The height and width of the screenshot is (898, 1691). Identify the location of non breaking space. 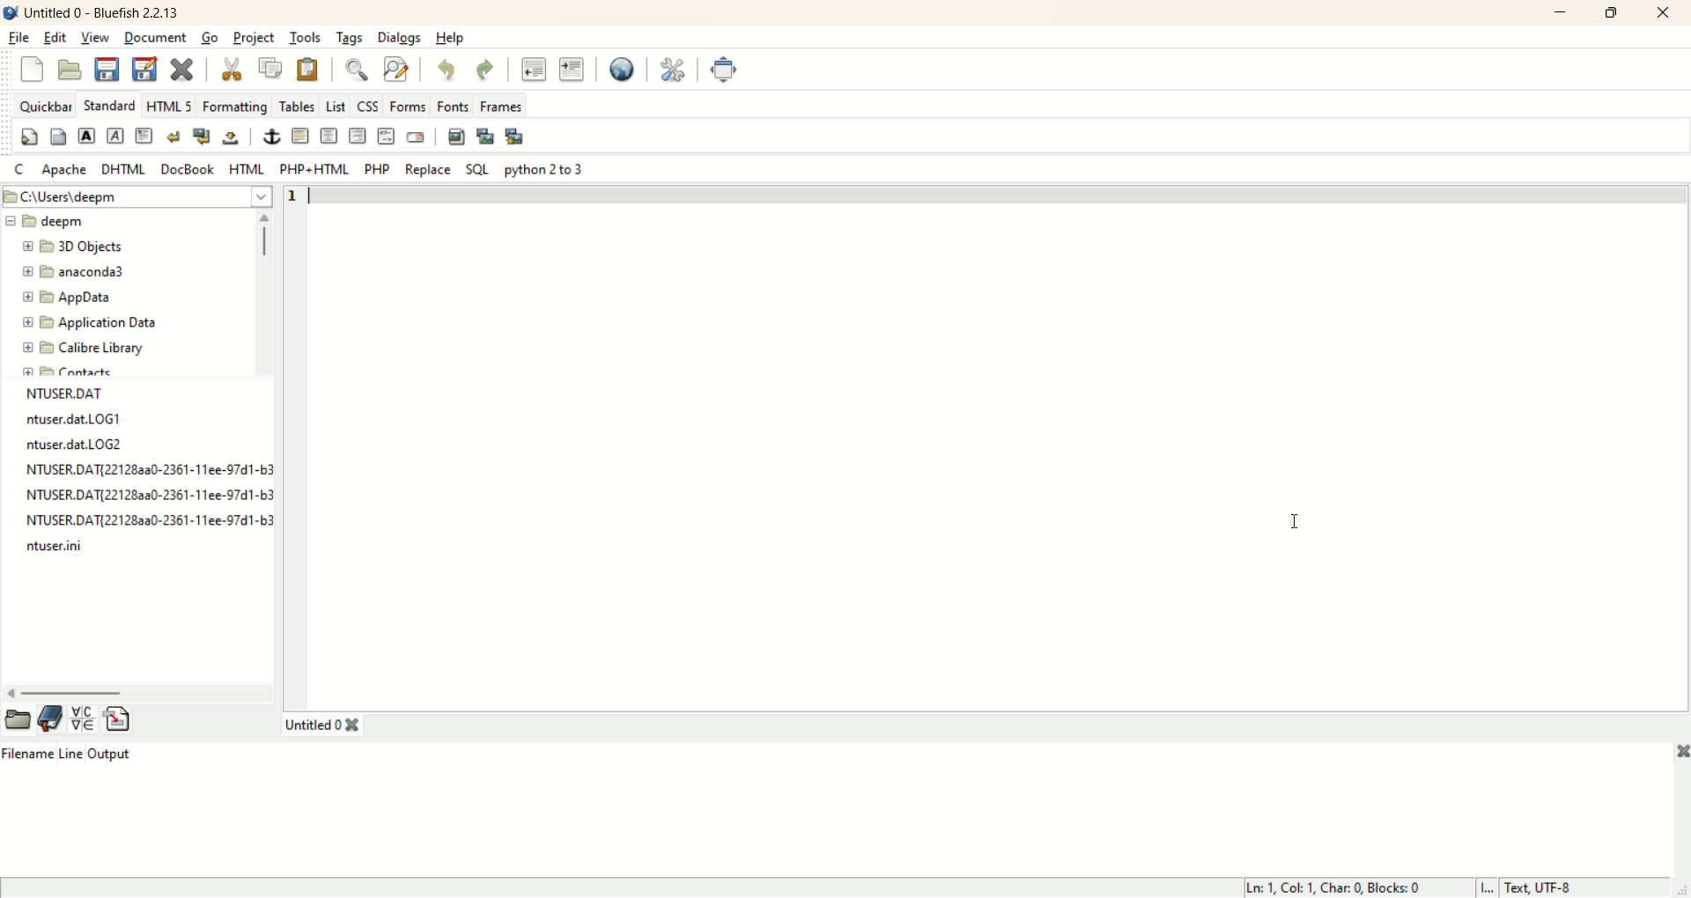
(232, 138).